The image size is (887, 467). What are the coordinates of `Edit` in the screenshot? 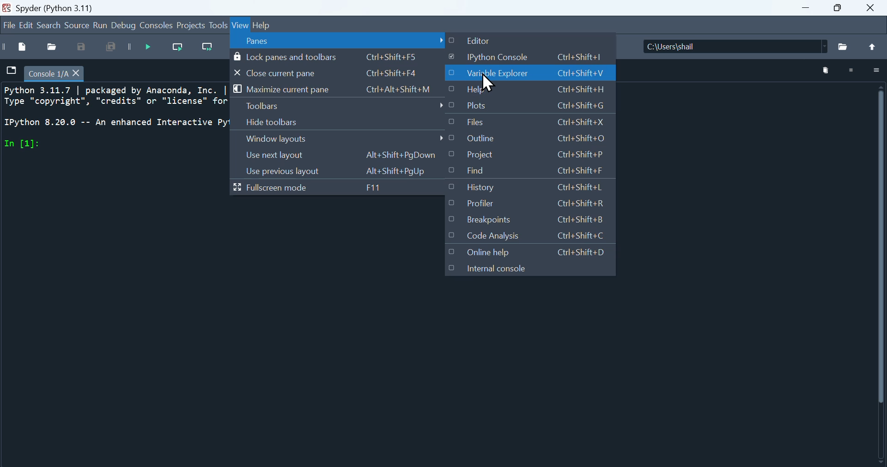 It's located at (27, 25).